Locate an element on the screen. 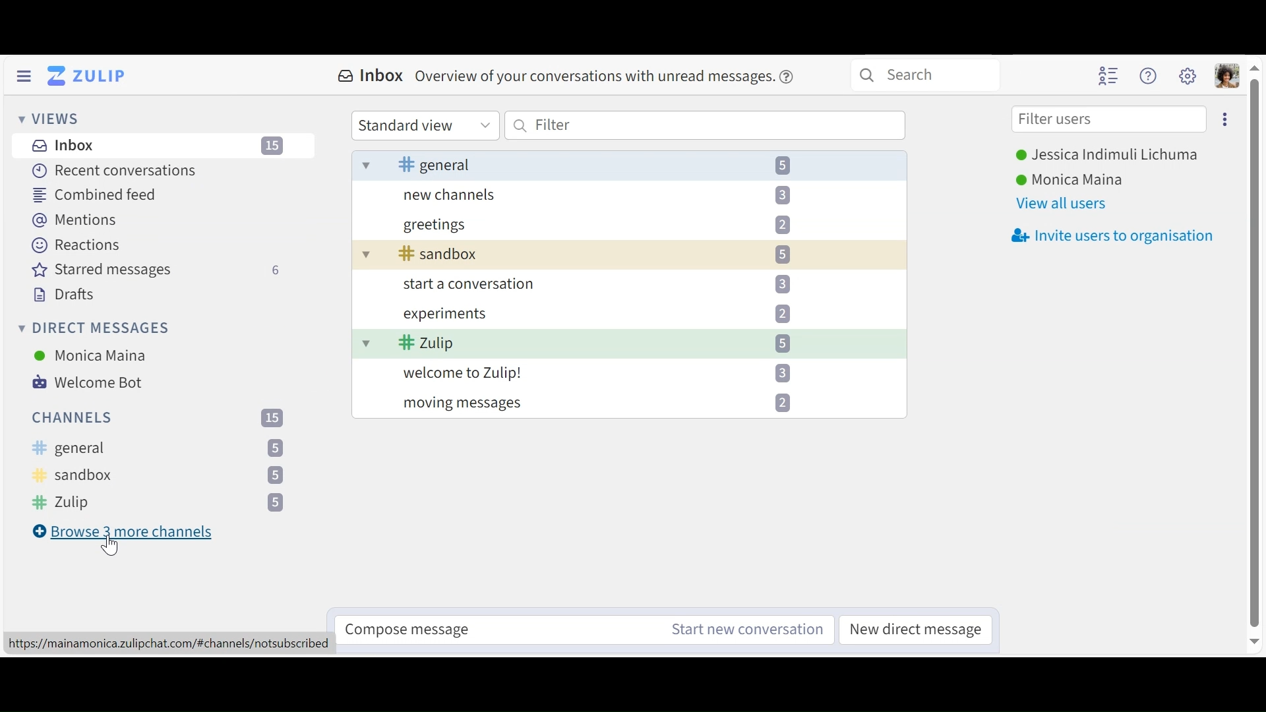 The width and height of the screenshot is (1266, 712). url is located at coordinates (167, 643).